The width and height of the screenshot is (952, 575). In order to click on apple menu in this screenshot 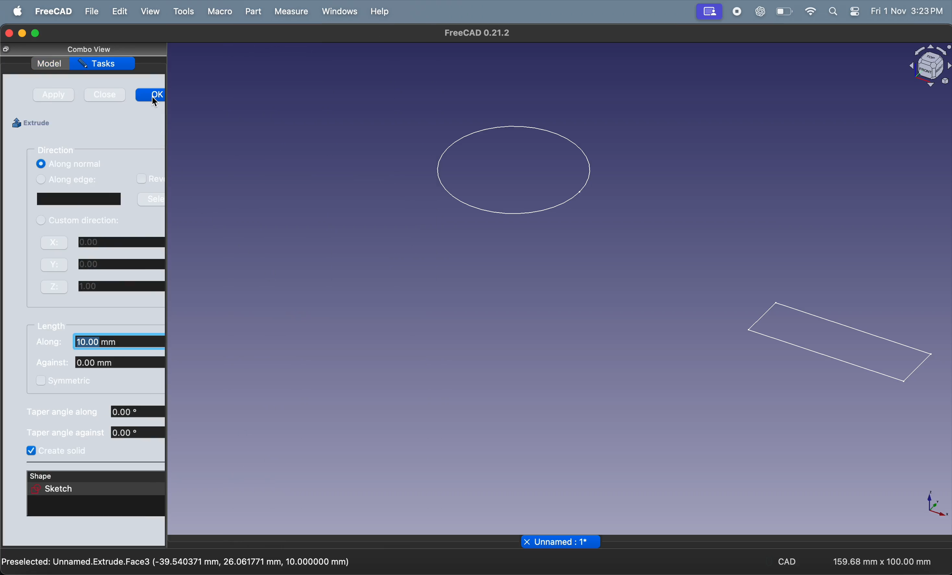, I will do `click(17, 11)`.